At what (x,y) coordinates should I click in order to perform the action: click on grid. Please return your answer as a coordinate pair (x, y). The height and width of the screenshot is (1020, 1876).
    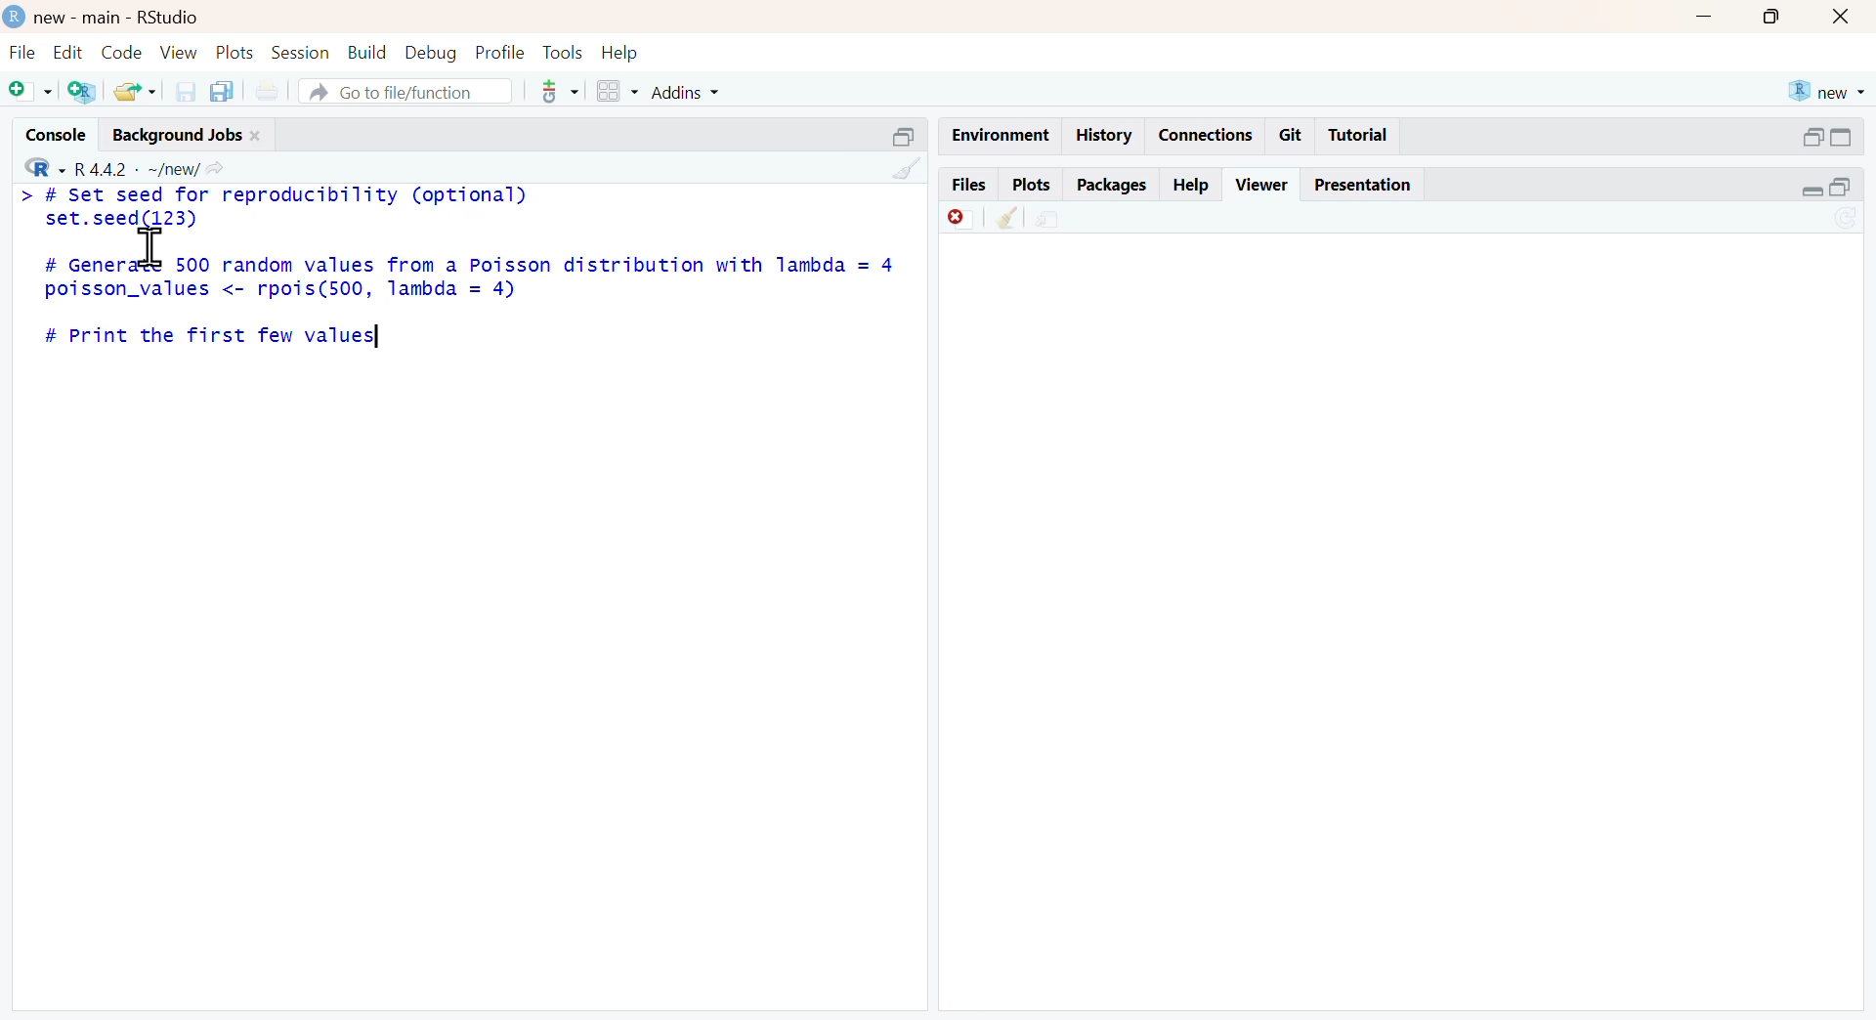
    Looking at the image, I should click on (619, 91).